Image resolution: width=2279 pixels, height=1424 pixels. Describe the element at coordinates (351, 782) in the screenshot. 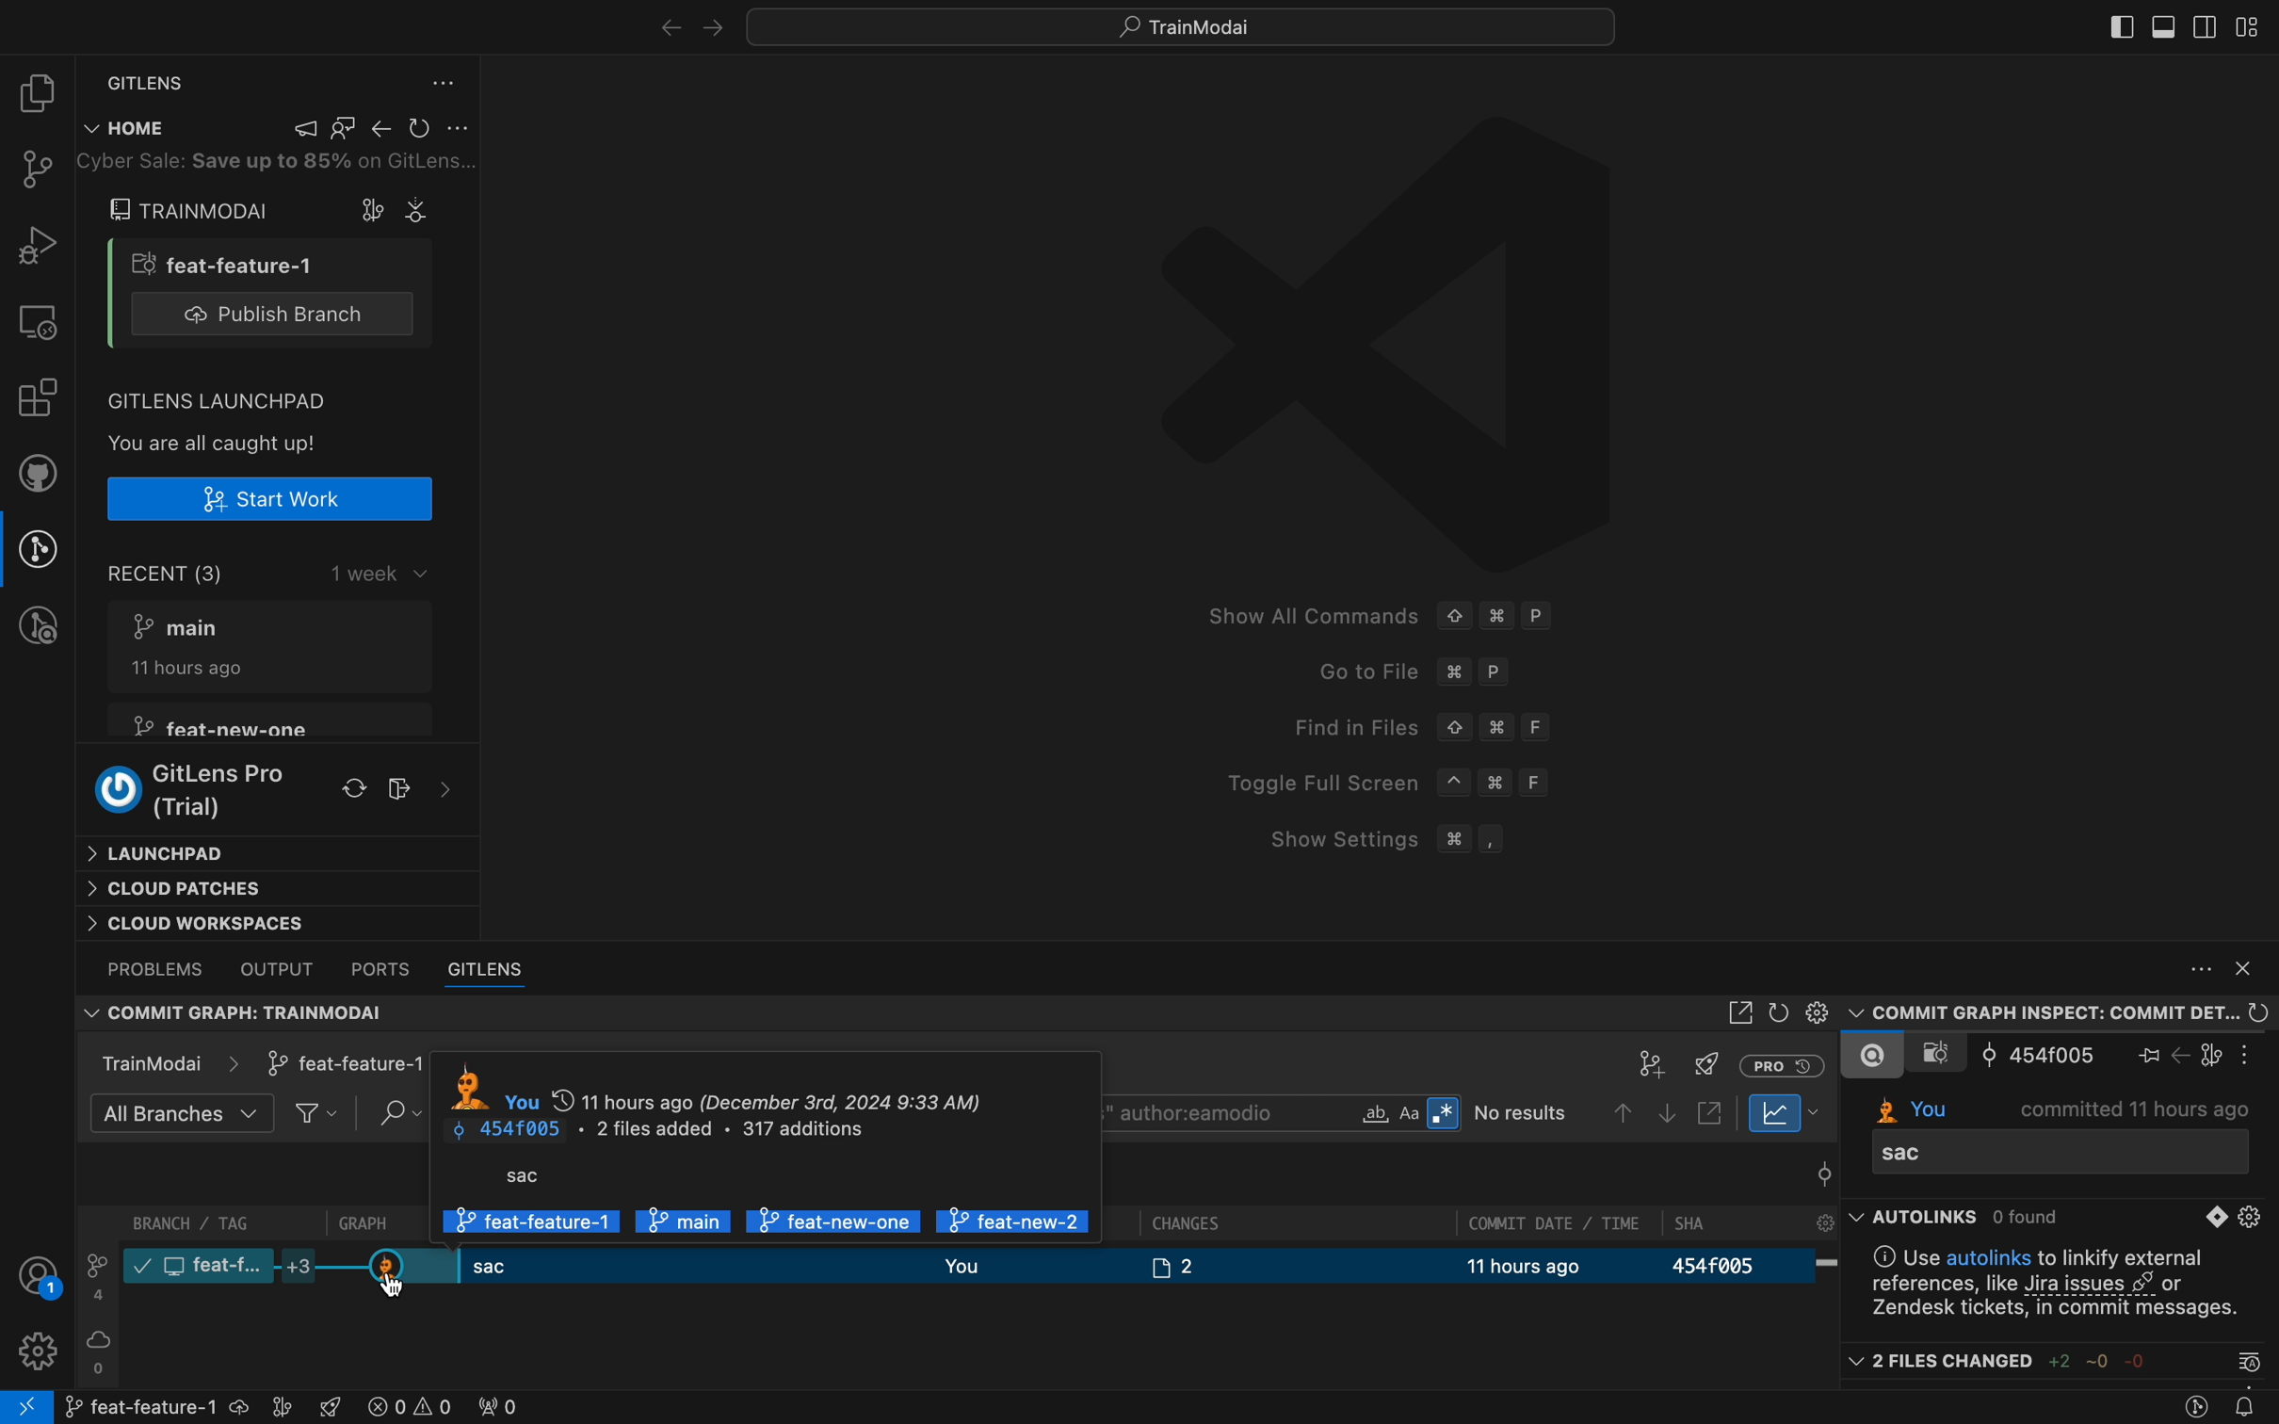

I see `refresh` at that location.